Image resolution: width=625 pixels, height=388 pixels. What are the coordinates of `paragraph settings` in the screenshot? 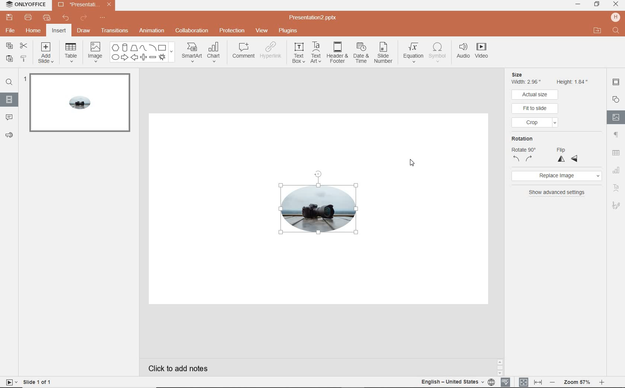 It's located at (616, 135).